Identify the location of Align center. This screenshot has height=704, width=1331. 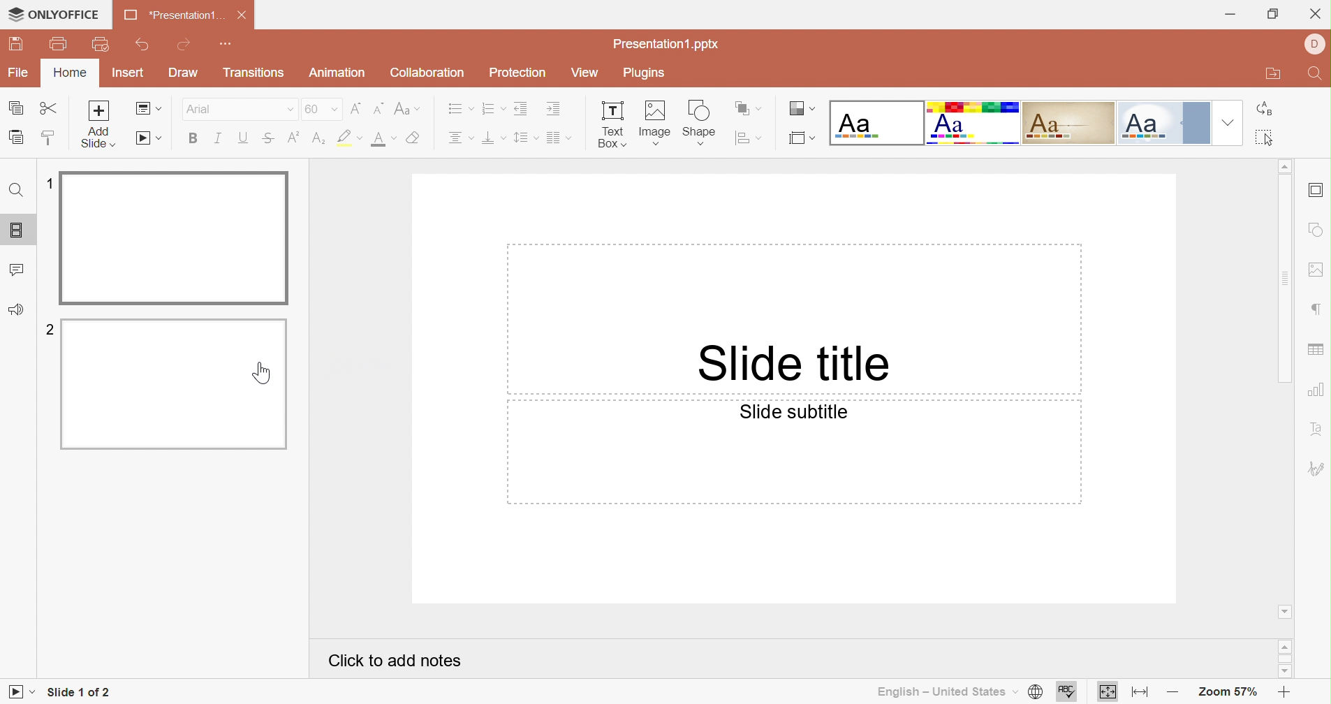
(462, 138).